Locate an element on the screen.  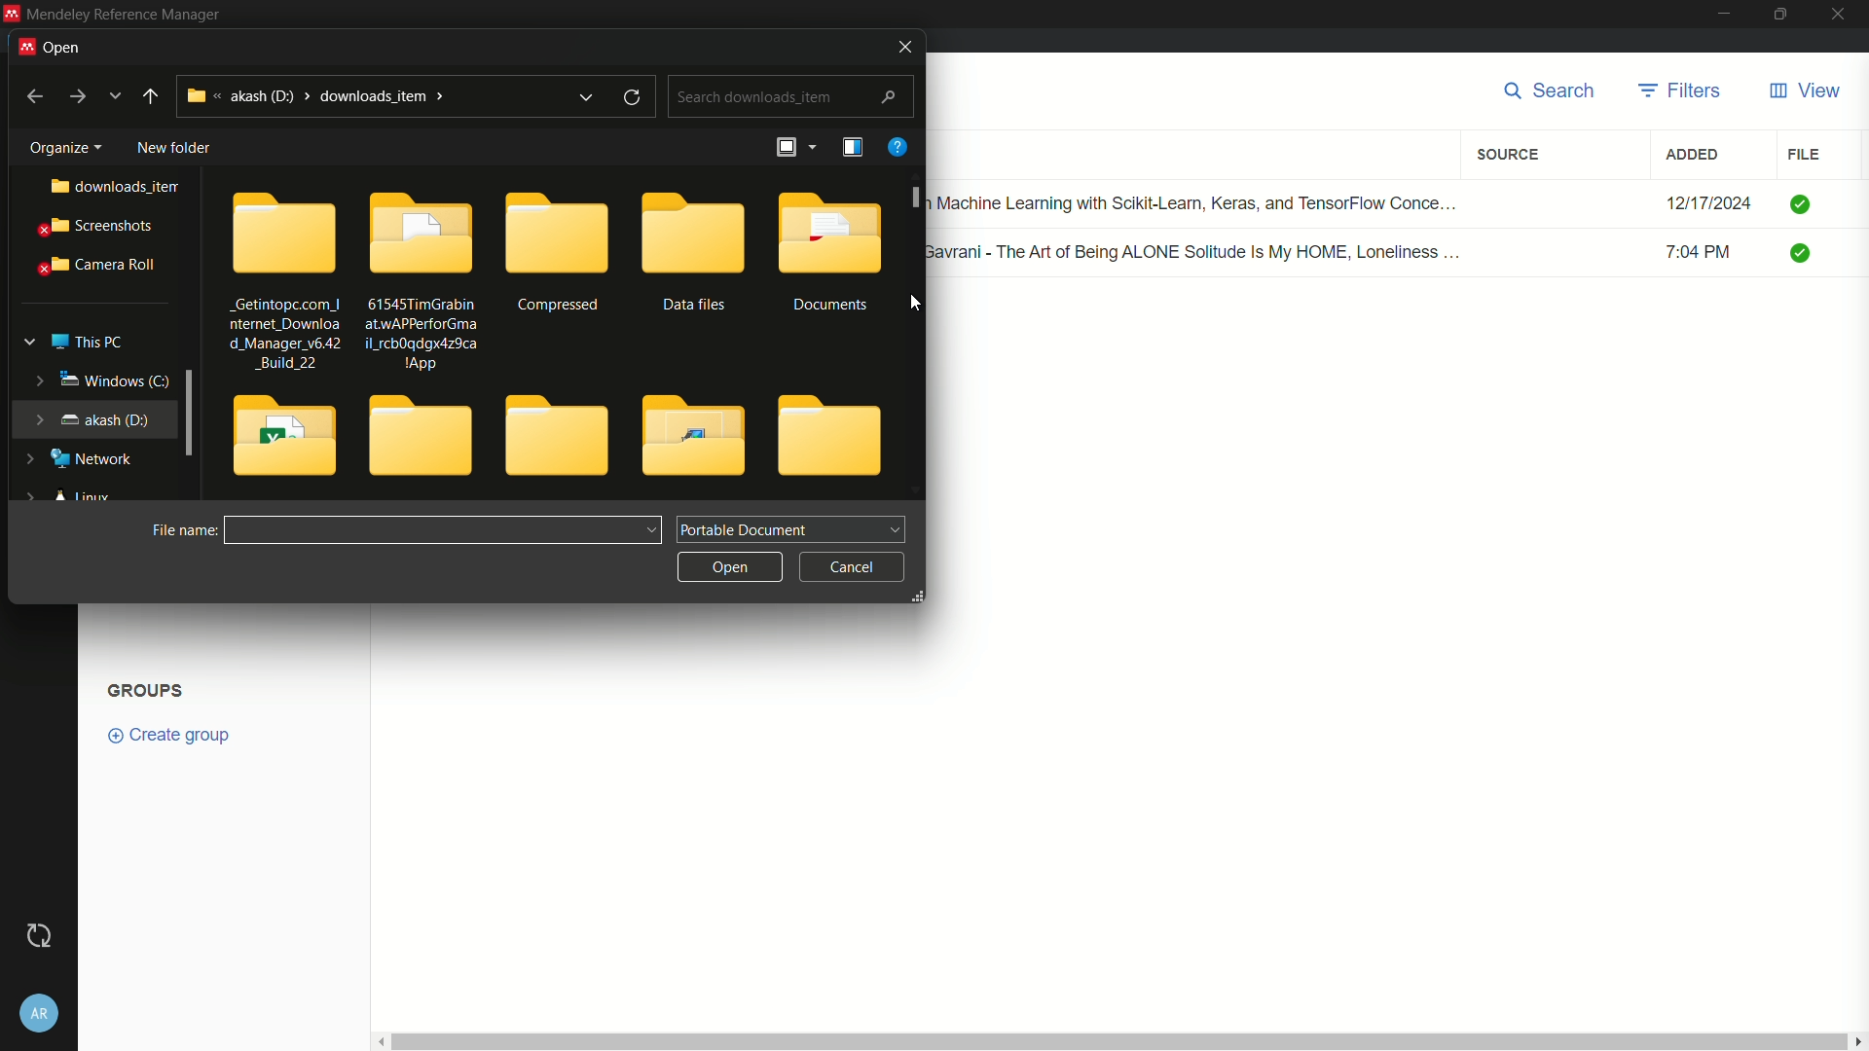
refresh is located at coordinates (635, 97).